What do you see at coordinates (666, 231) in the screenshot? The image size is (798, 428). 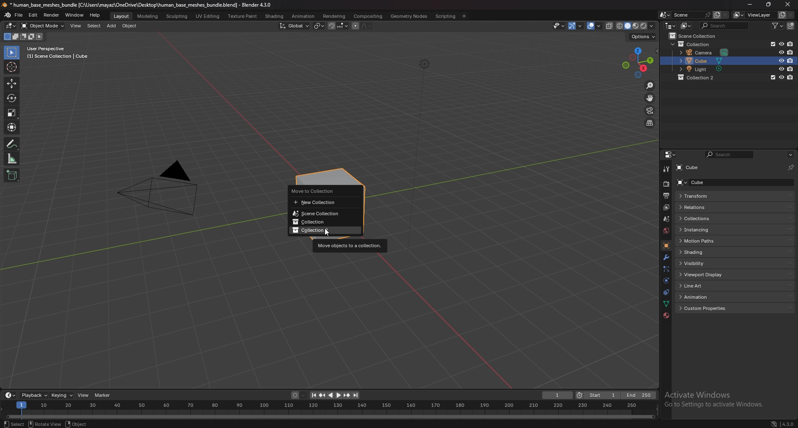 I see `world` at bounding box center [666, 231].